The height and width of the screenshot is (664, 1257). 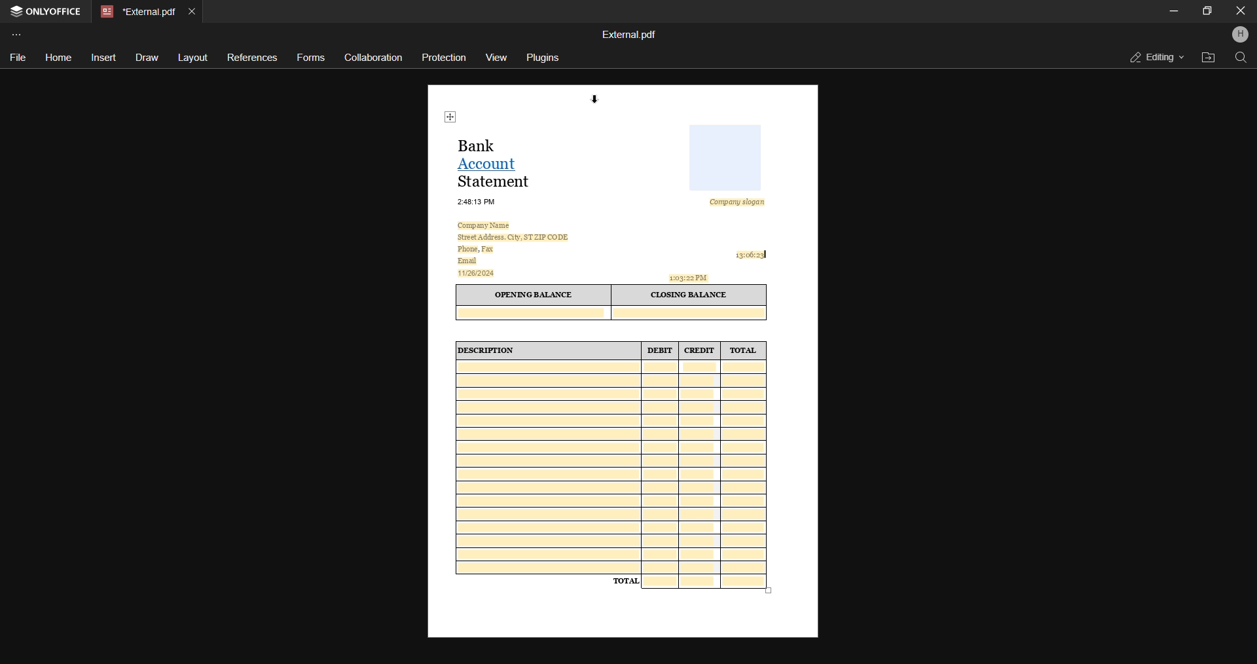 I want to click on layout, so click(x=192, y=58).